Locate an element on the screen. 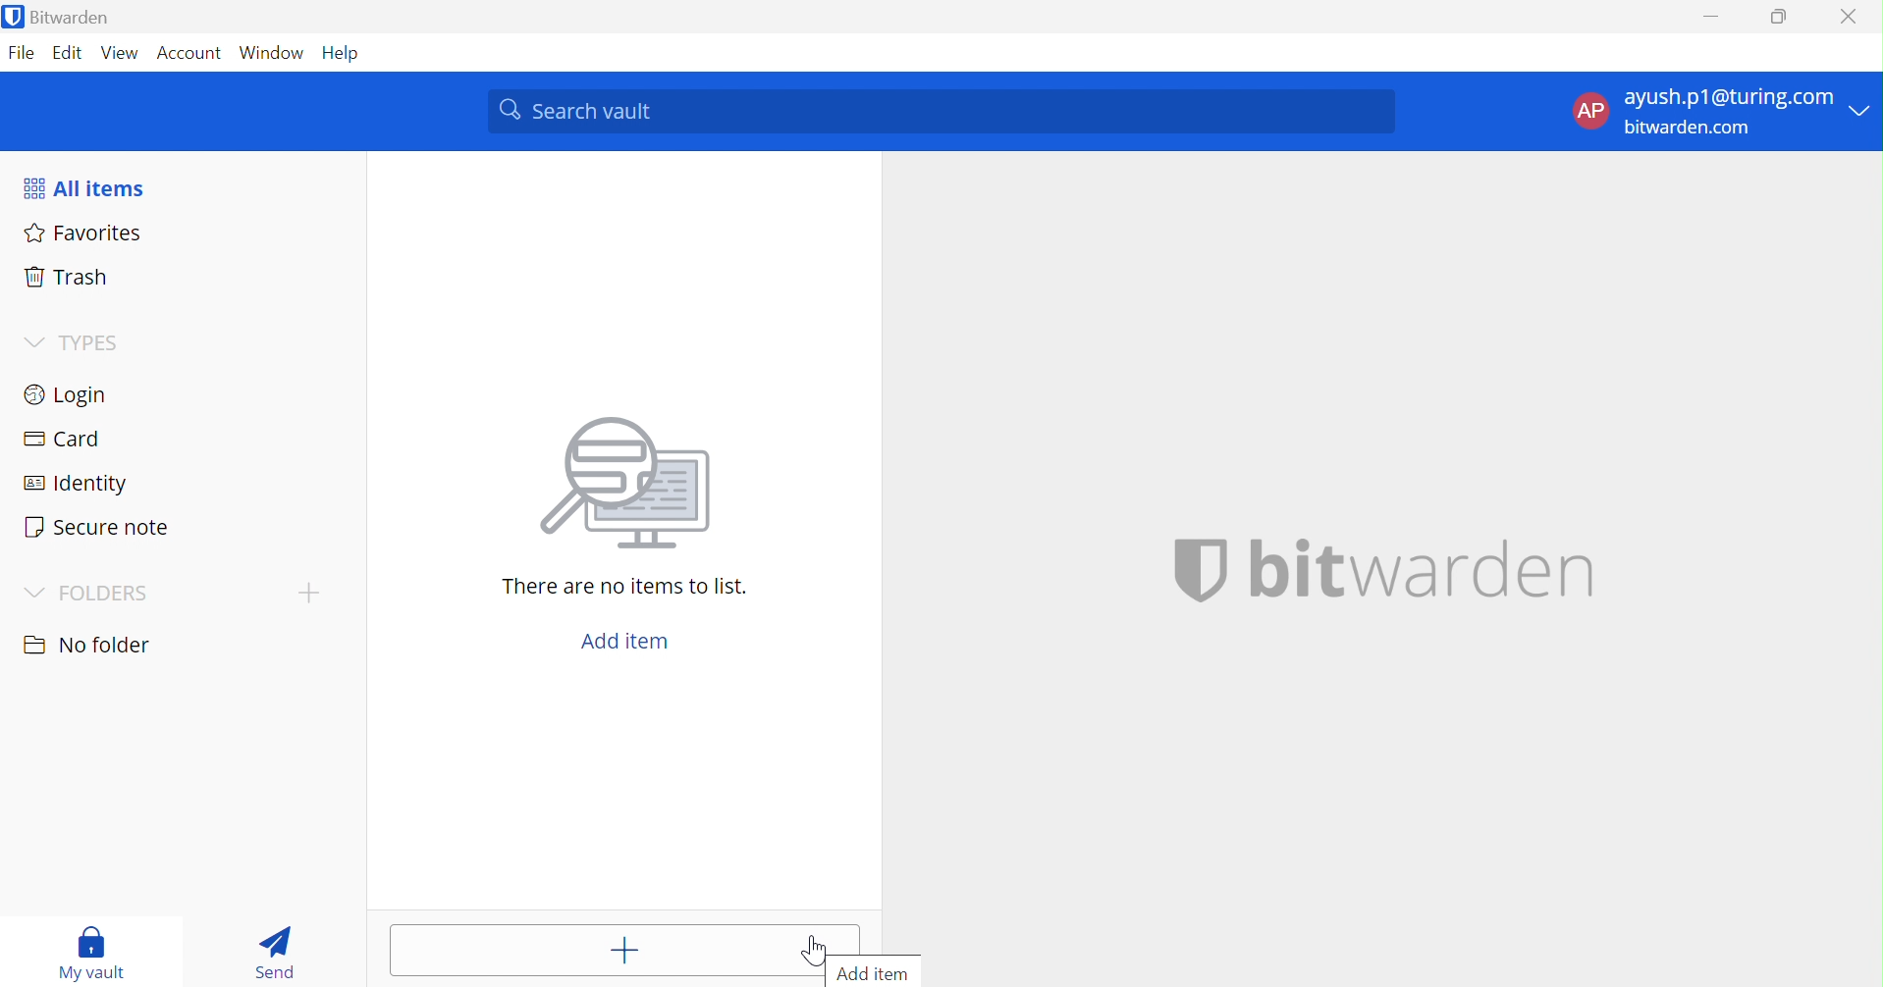 The height and width of the screenshot is (987, 1883). My vault is located at coordinates (90, 953).